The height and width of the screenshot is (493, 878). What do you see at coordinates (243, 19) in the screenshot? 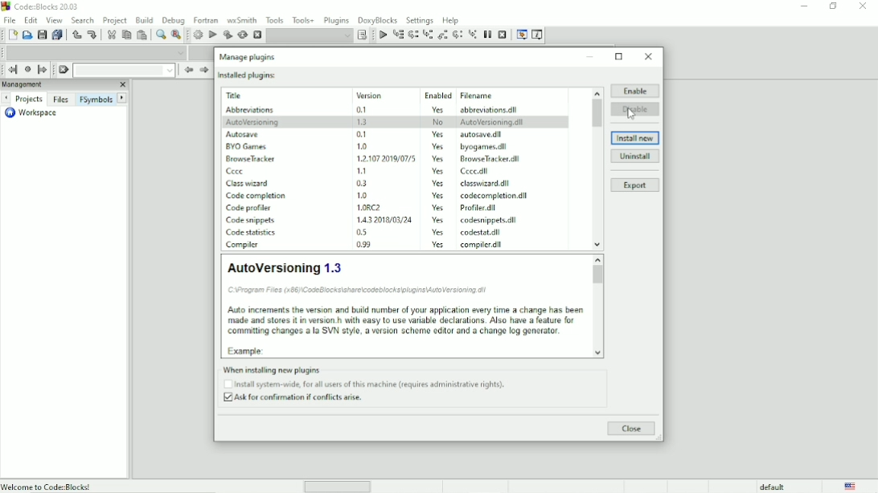
I see `wxSmith` at bounding box center [243, 19].